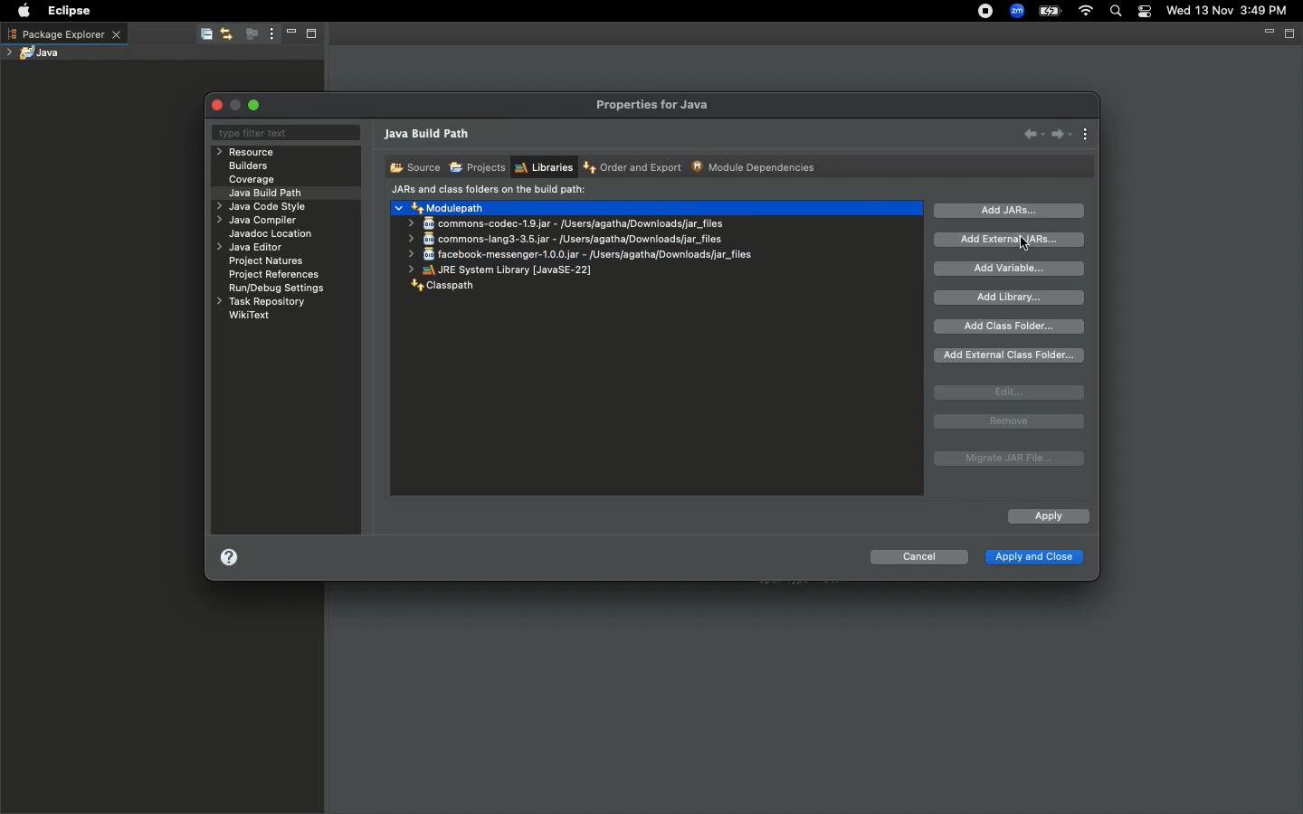 The height and width of the screenshot is (814, 1303). Describe the element at coordinates (63, 33) in the screenshot. I see `Package explorer` at that location.